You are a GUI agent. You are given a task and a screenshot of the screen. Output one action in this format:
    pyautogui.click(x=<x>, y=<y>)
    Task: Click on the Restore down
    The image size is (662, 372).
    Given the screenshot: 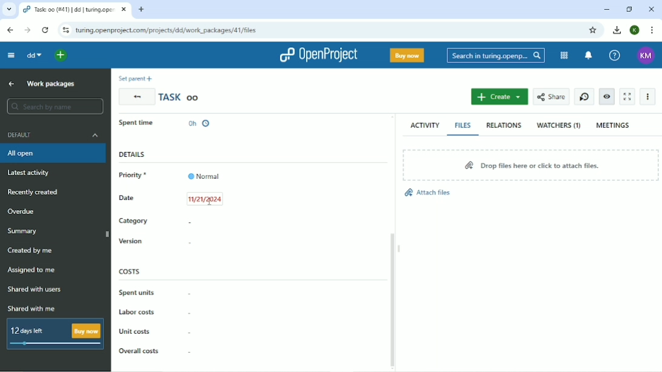 What is the action you would take?
    pyautogui.click(x=629, y=9)
    